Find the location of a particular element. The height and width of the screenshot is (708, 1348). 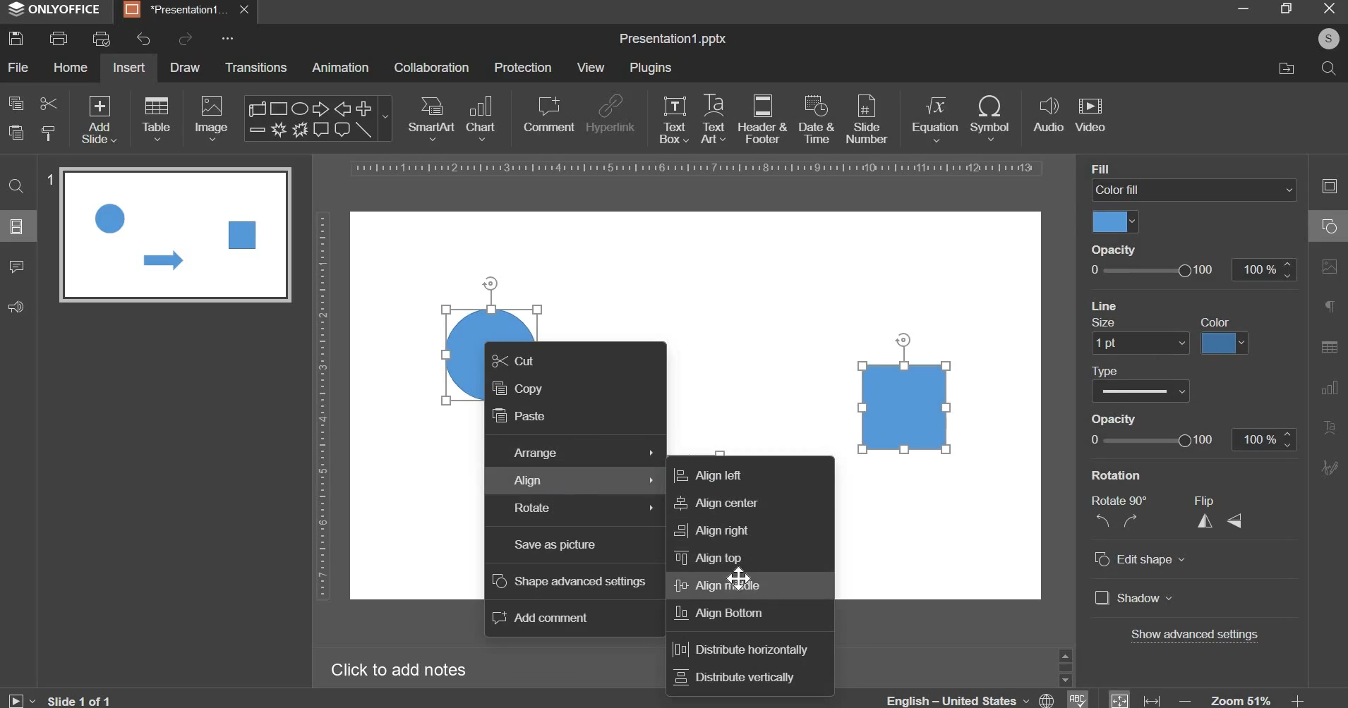

increase zoom is located at coordinates (1299, 700).